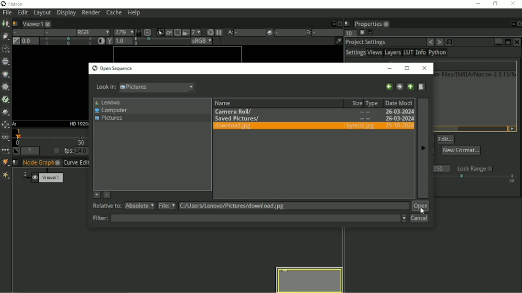 This screenshot has height=293, width=522. I want to click on GMIC, so click(5, 163).